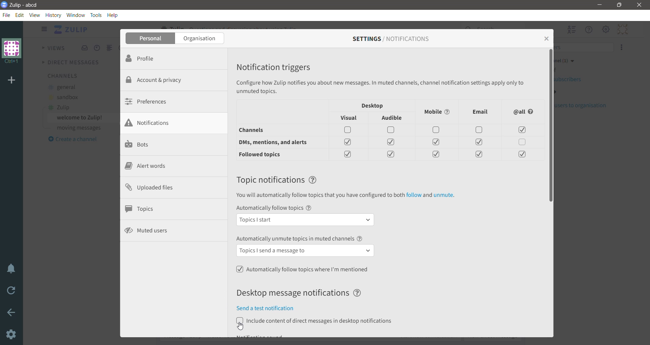  Describe the element at coordinates (523, 143) in the screenshot. I see `check box` at that location.